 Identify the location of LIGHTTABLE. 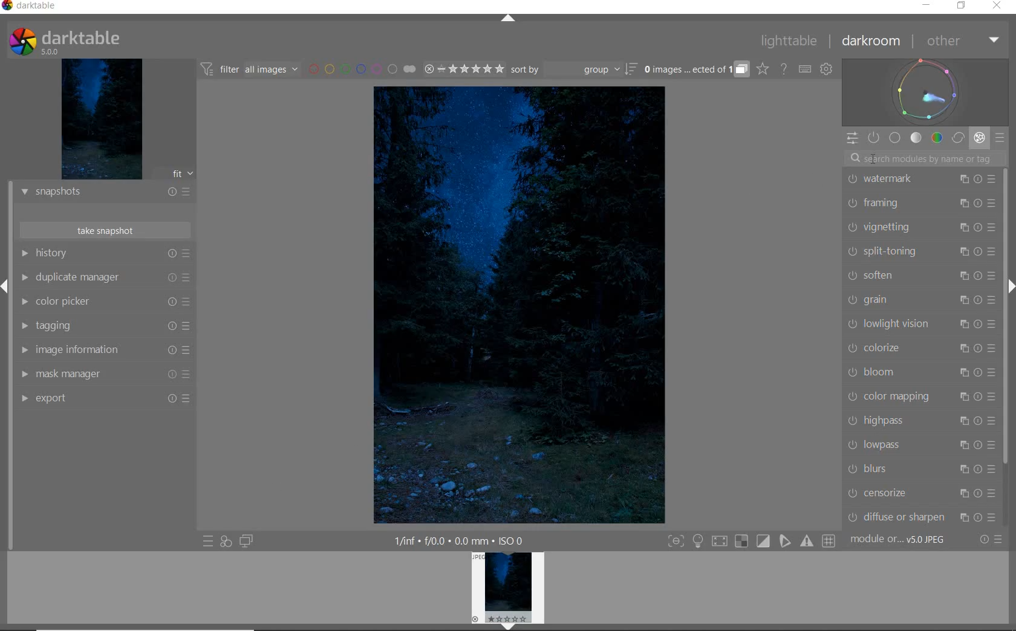
(788, 42).